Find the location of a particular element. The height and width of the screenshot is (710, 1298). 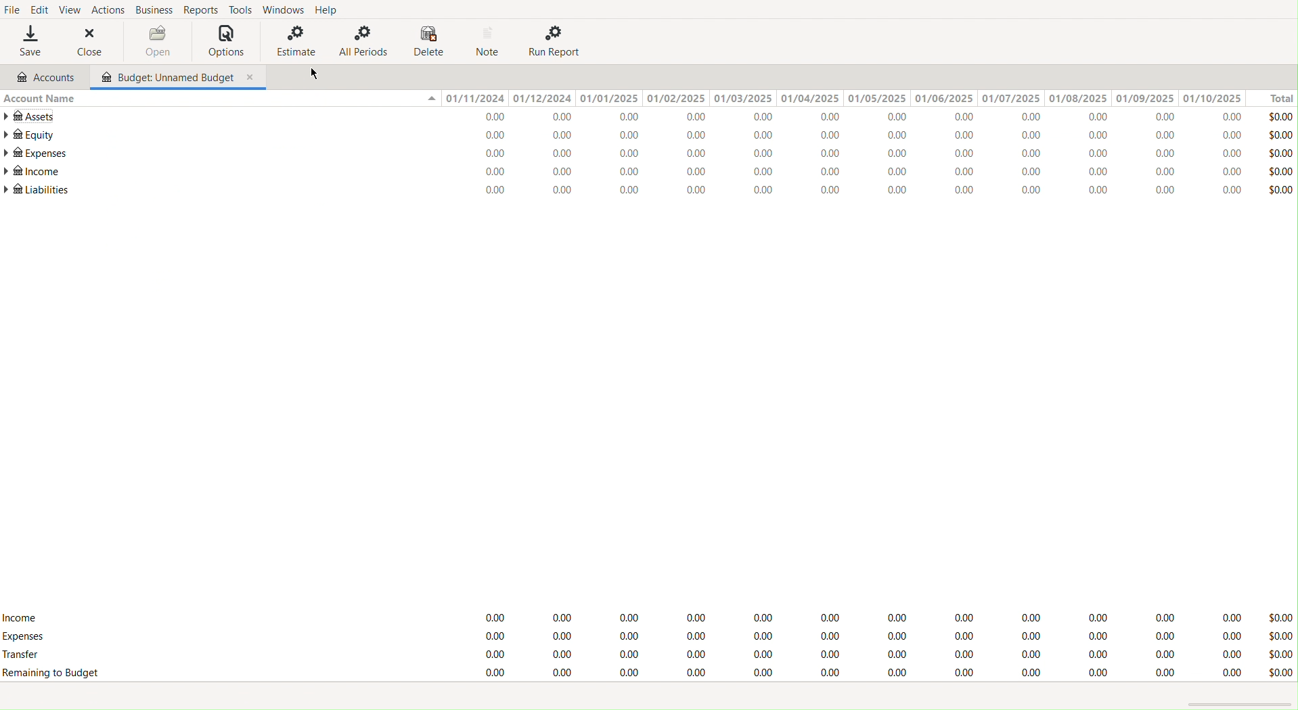

Total Values is located at coordinates (1279, 644).